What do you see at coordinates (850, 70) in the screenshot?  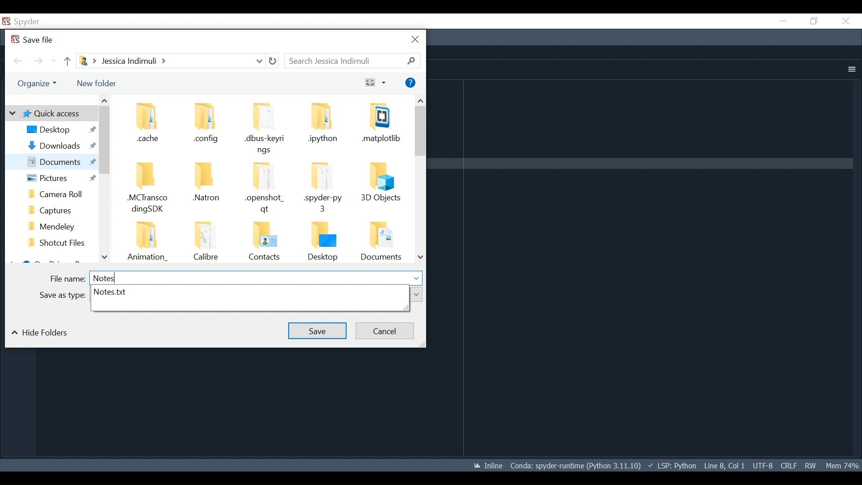 I see `More Options` at bounding box center [850, 70].